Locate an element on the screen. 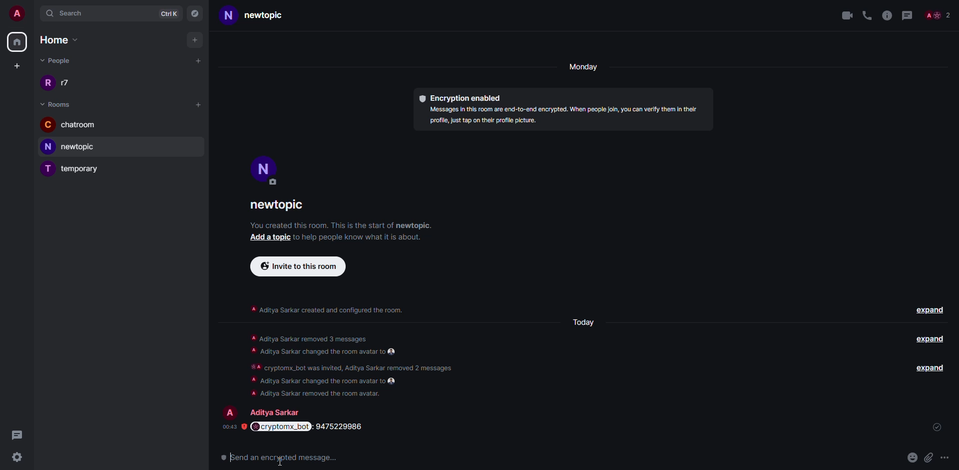  ‘A Aditya Sarkar created and configured the room. is located at coordinates (333, 310).